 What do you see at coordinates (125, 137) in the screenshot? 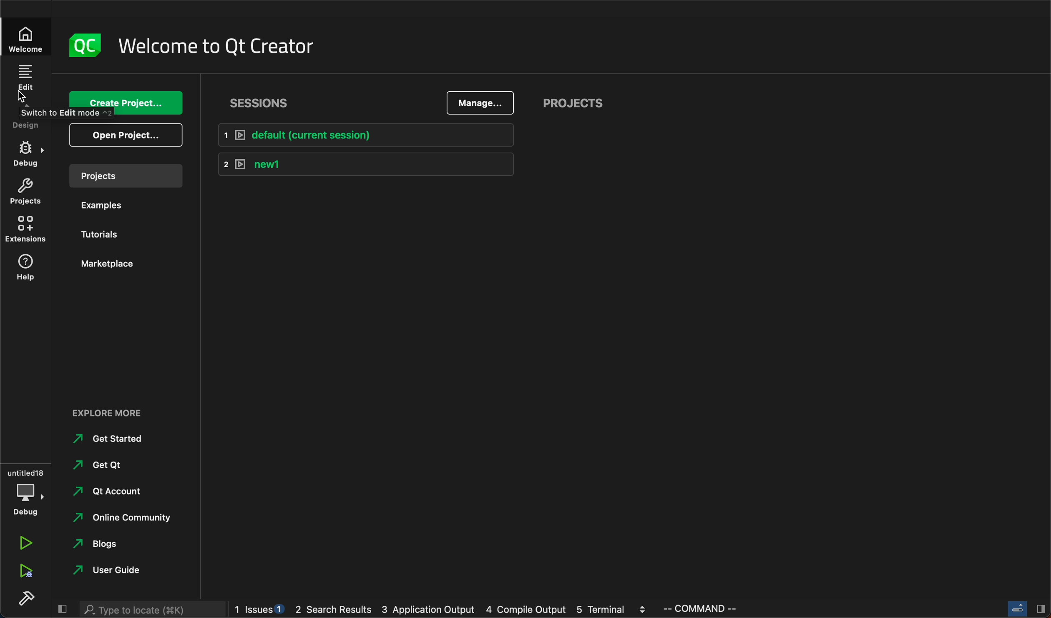
I see `open` at bounding box center [125, 137].